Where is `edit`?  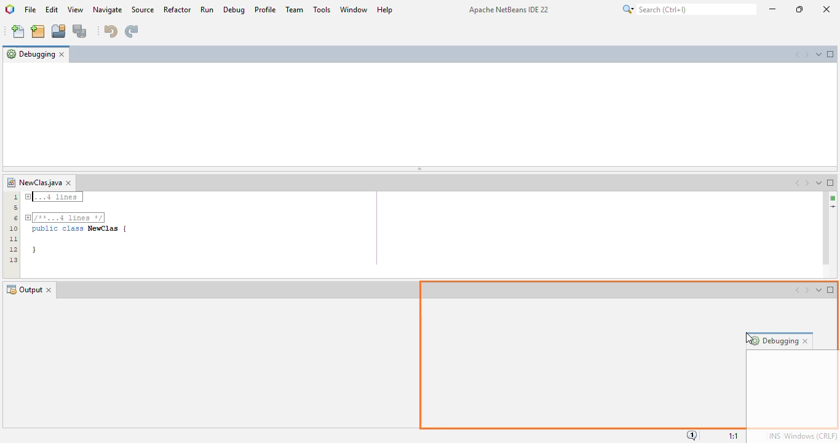
edit is located at coordinates (51, 9).